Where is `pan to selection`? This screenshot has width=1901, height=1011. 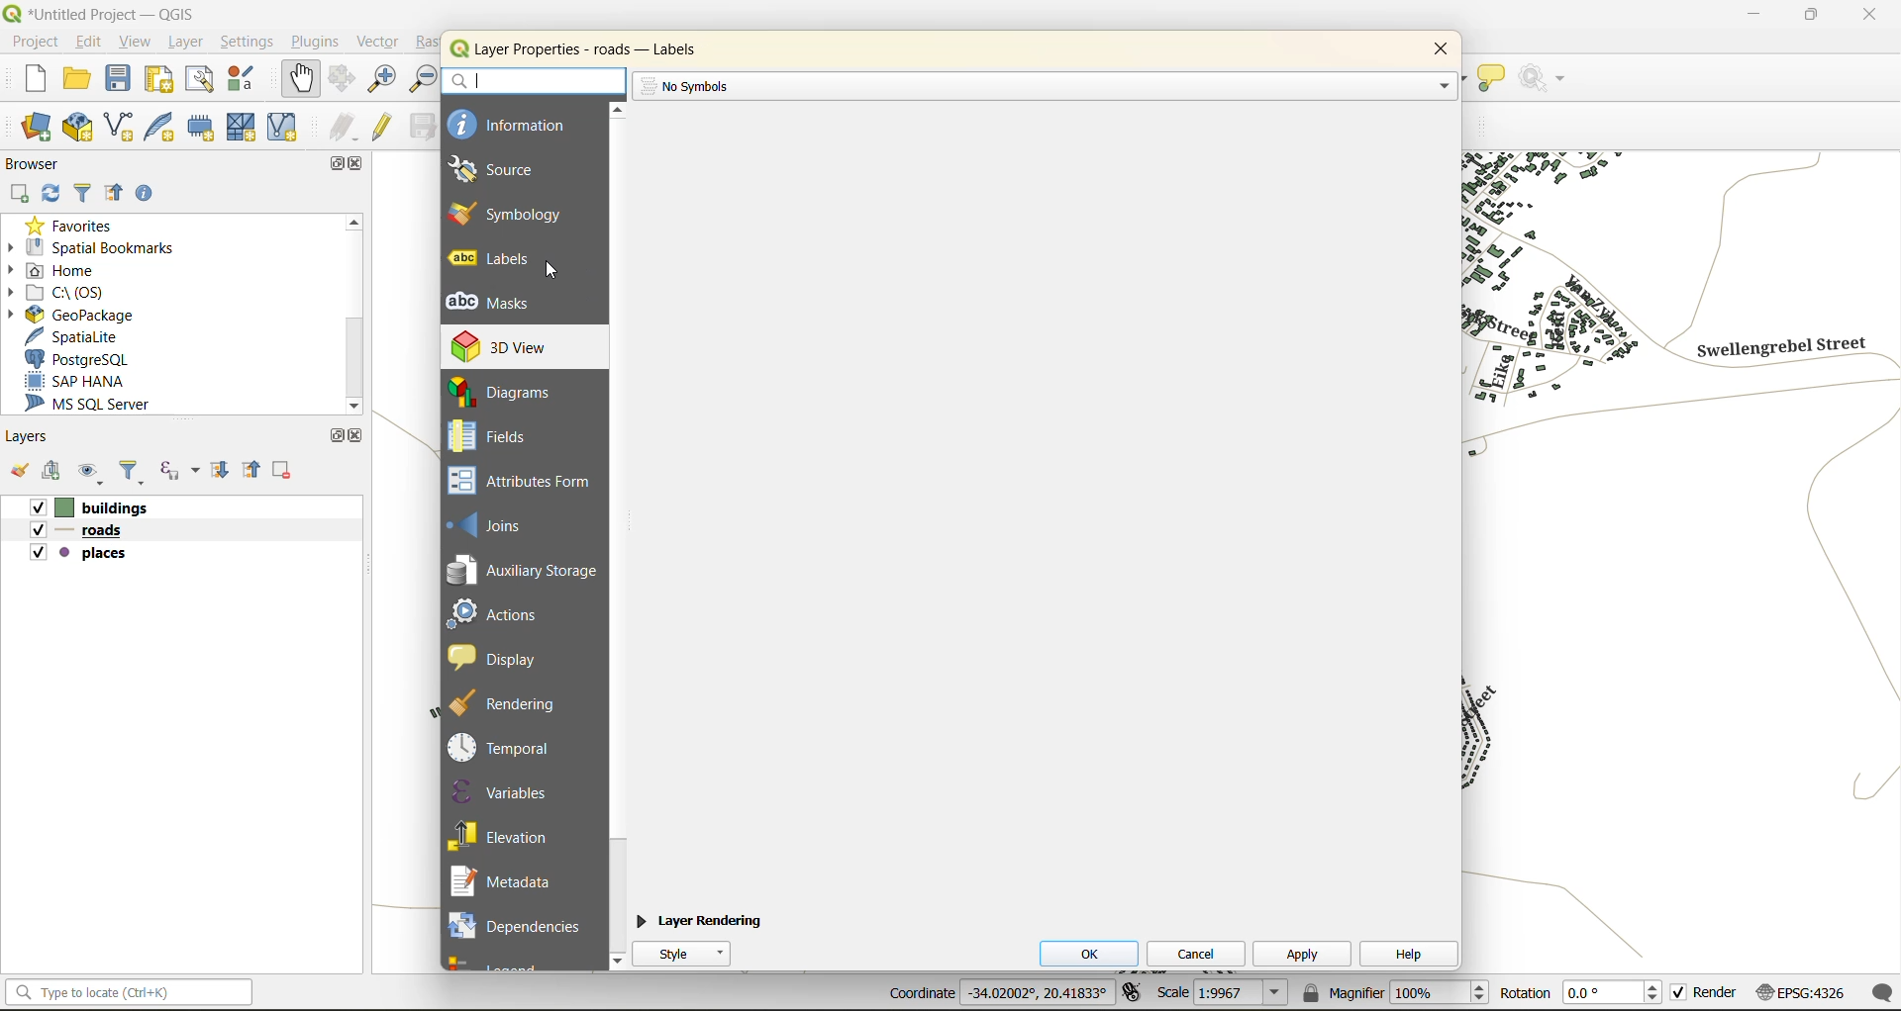 pan to selection is located at coordinates (343, 80).